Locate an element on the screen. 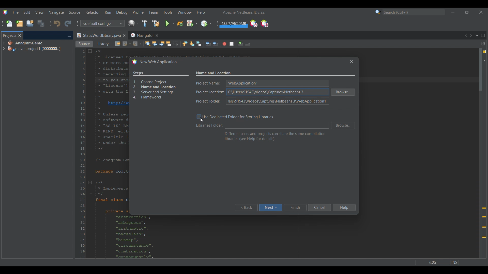 The image size is (488, 274). Profile menu is located at coordinates (138, 12).